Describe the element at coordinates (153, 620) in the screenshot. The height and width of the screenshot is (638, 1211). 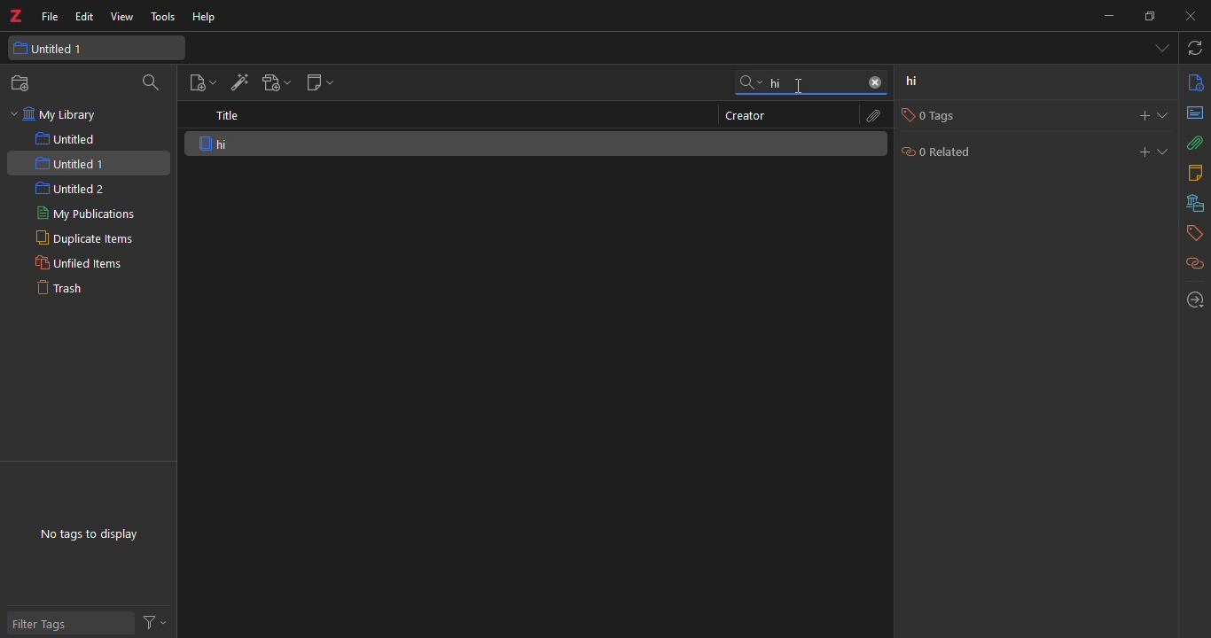
I see `actions` at that location.